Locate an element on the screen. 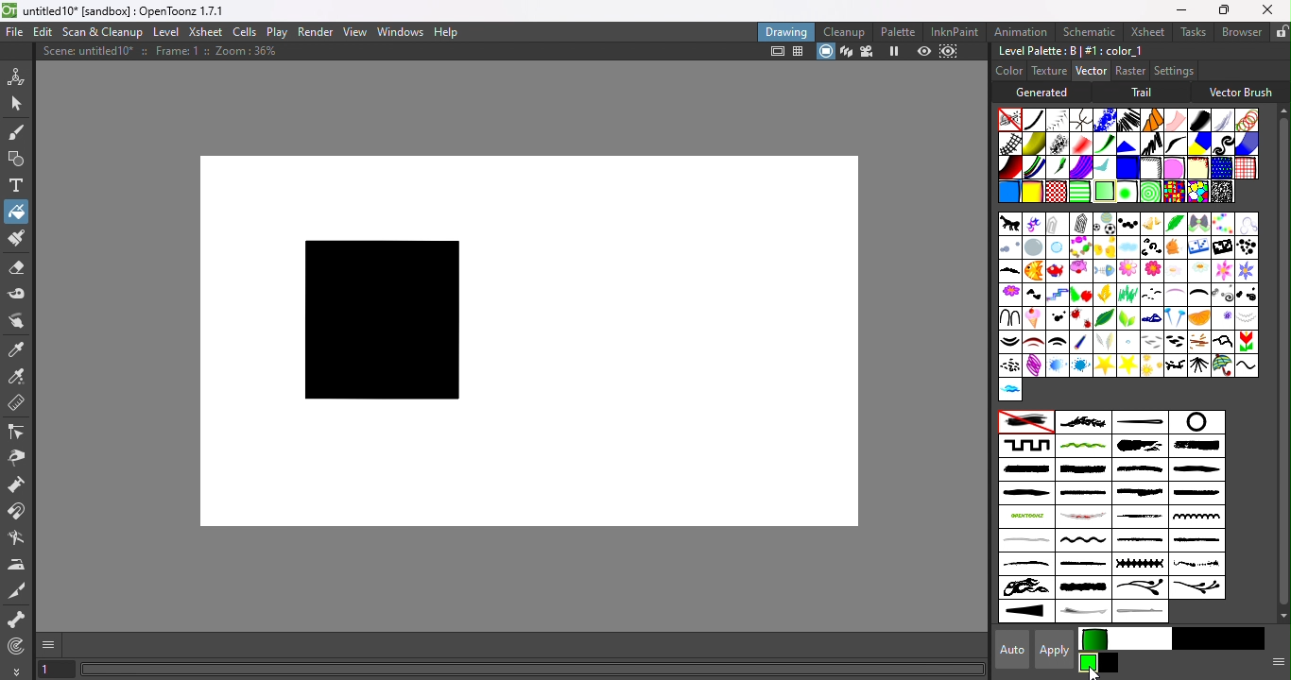 The height and width of the screenshot is (680, 1291). Dog is located at coordinates (1175, 248).